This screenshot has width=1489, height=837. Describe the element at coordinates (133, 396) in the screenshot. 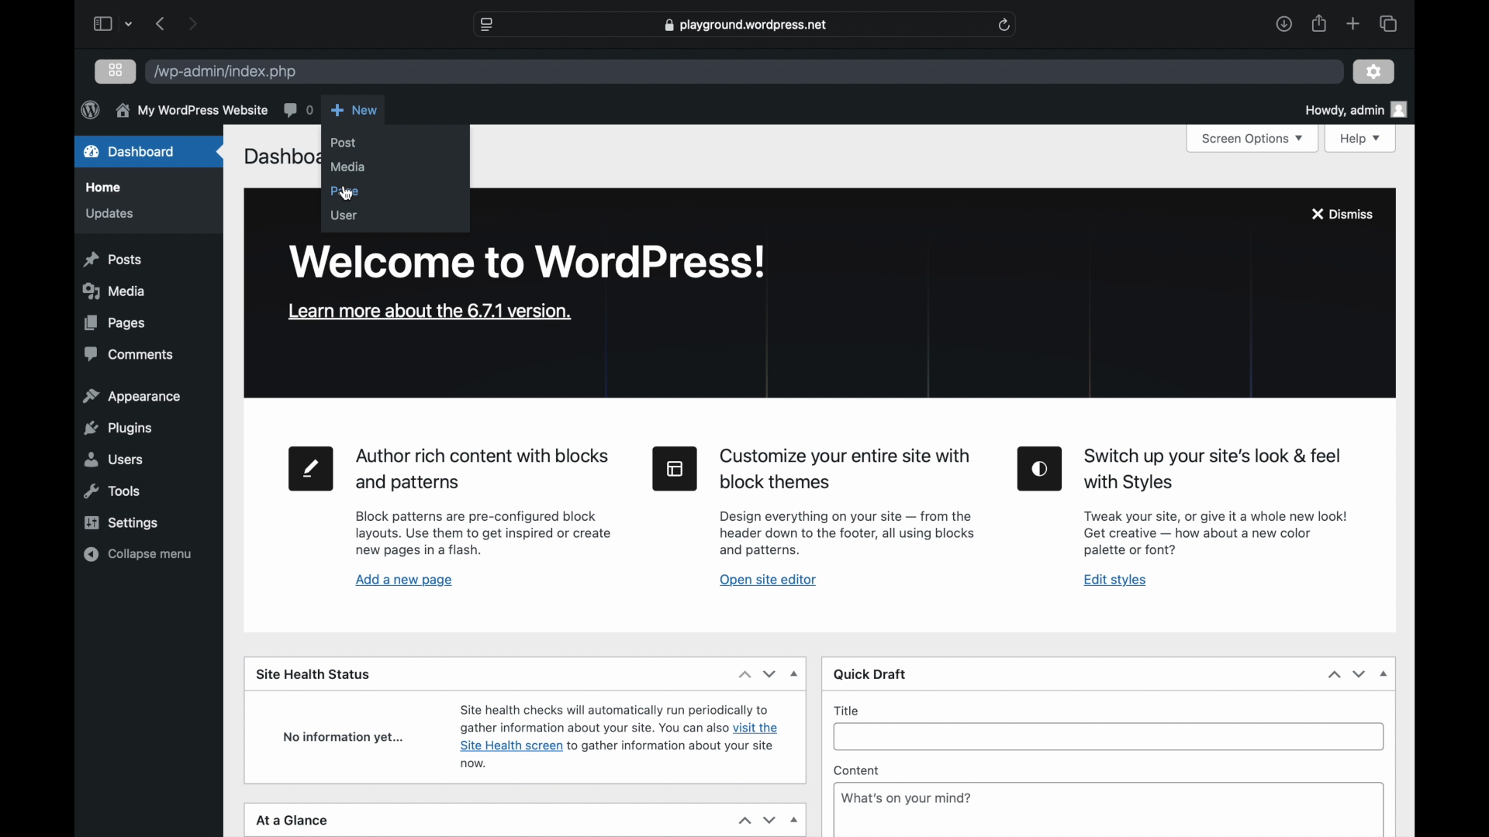

I see `appearance` at that location.